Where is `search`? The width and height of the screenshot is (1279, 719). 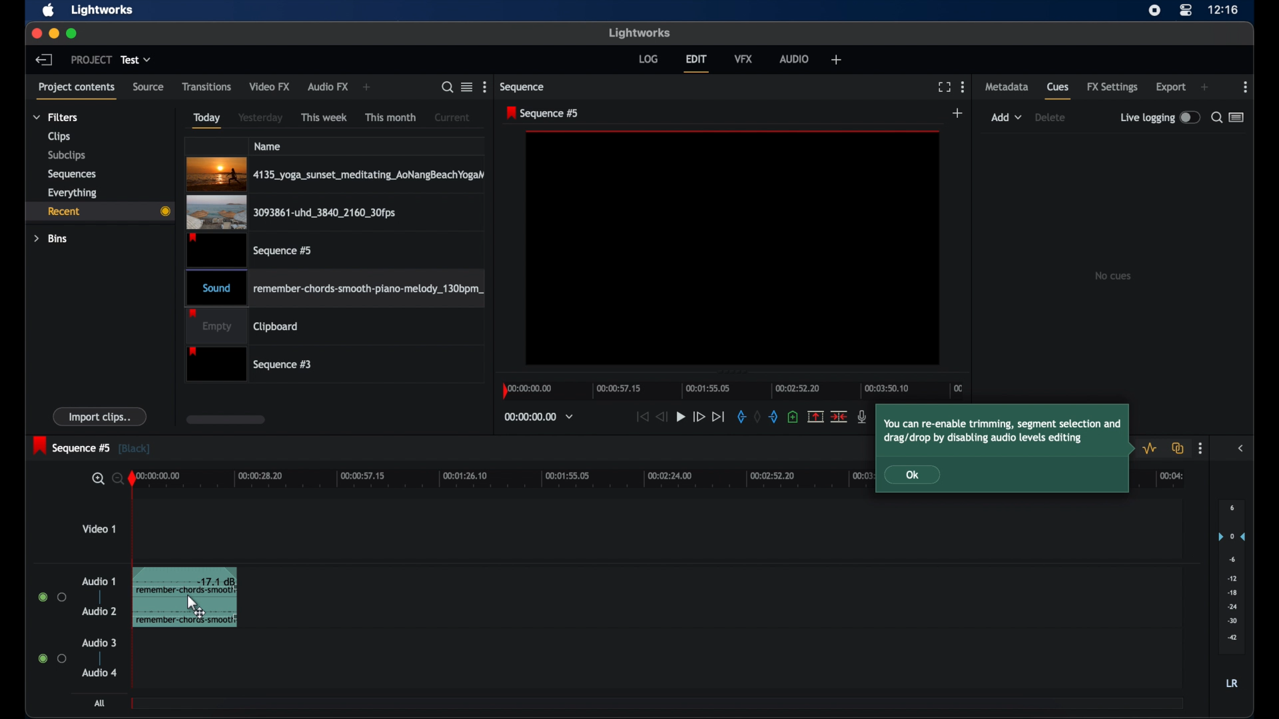 search is located at coordinates (1216, 117).